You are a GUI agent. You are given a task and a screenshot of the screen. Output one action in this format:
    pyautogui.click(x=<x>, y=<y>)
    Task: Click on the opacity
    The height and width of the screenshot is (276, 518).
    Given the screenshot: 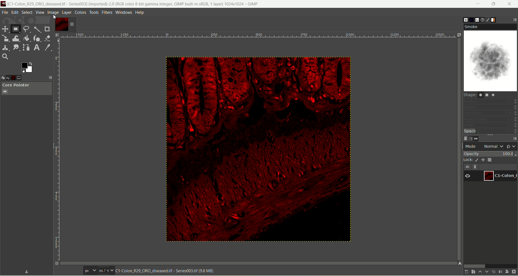 What is the action you would take?
    pyautogui.click(x=490, y=154)
    